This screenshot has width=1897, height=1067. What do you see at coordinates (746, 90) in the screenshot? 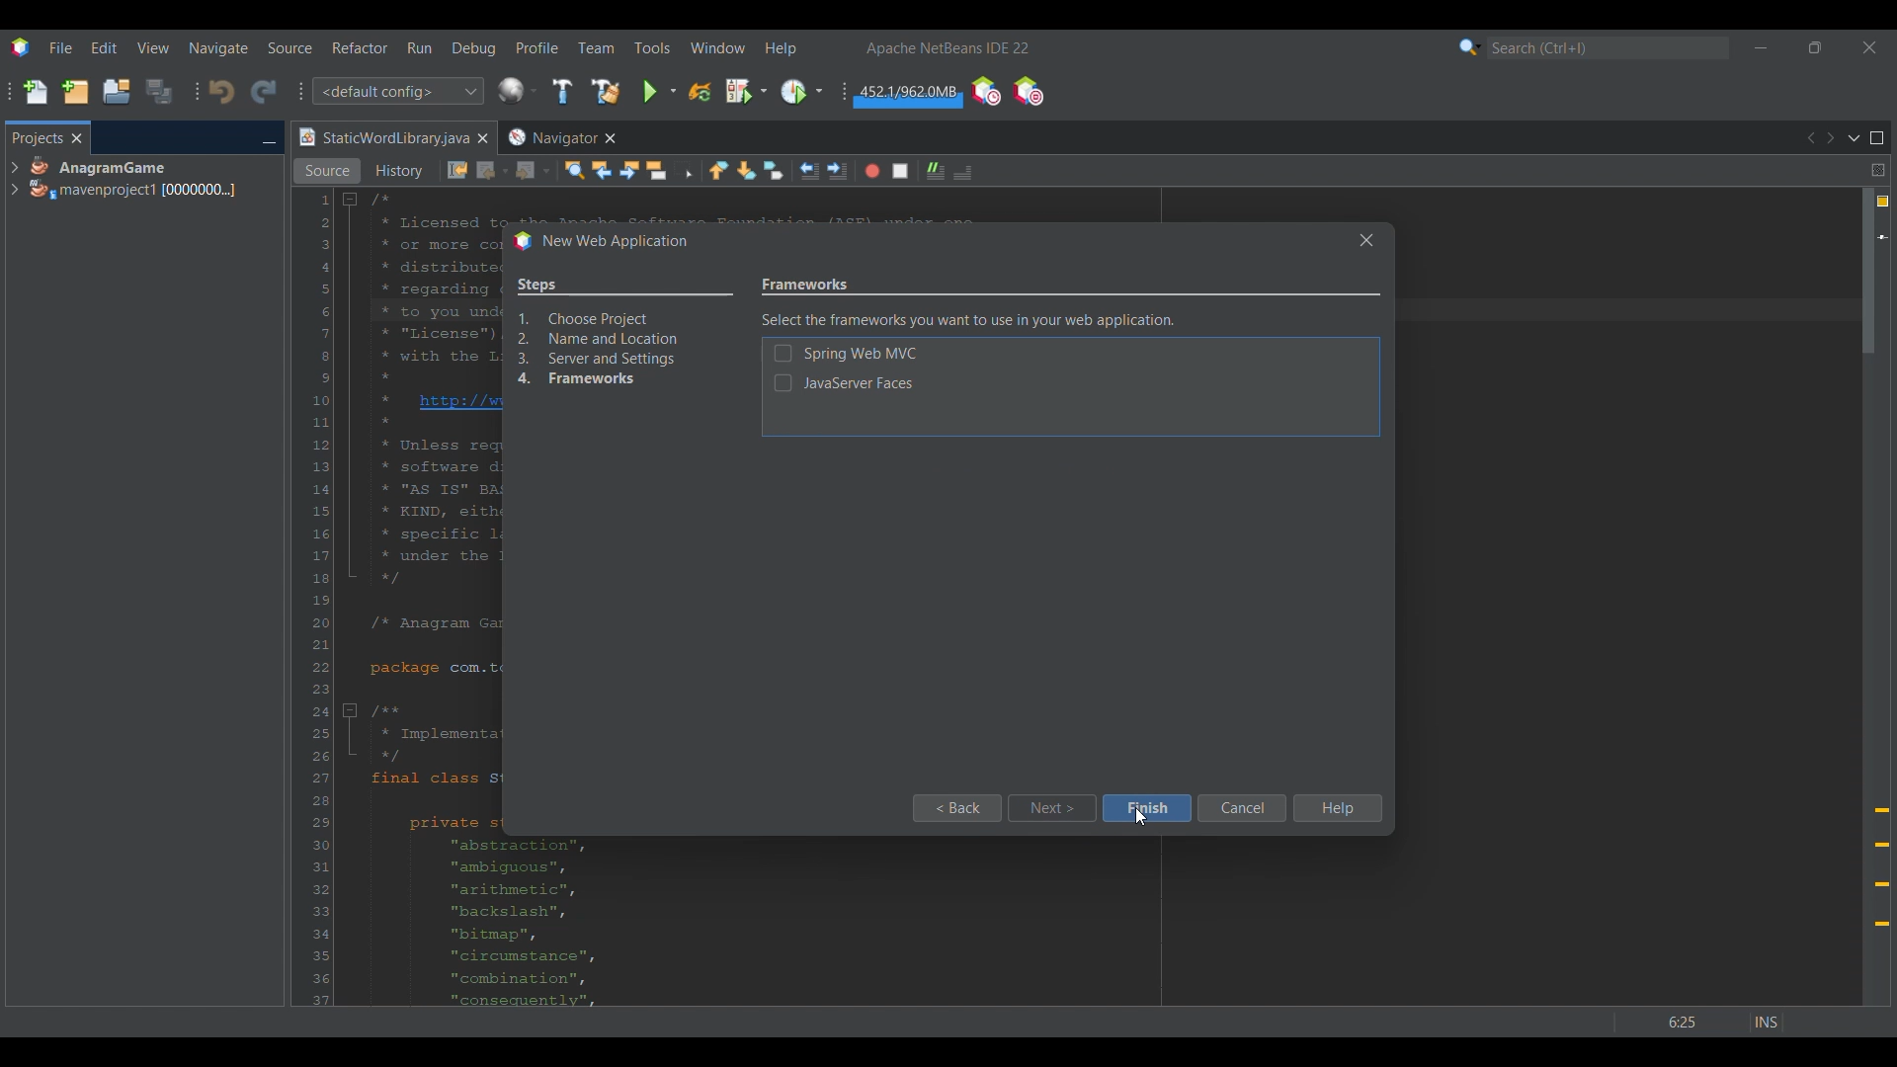
I see `Debug main project options` at bounding box center [746, 90].